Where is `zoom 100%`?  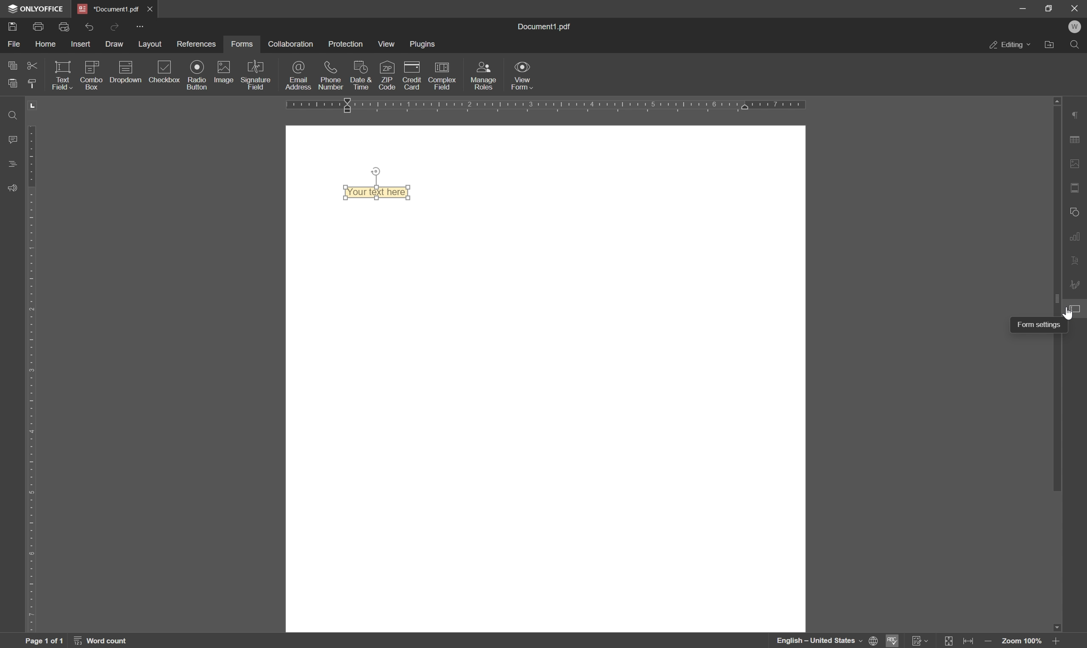
zoom 100% is located at coordinates (1023, 642).